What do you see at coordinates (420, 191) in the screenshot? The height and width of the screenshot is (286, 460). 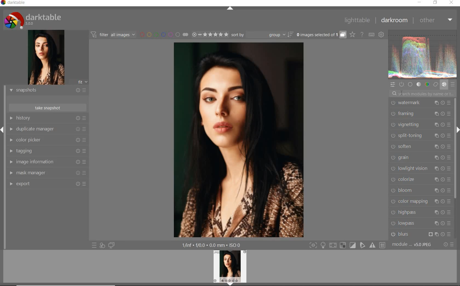 I see `bloom` at bounding box center [420, 191].